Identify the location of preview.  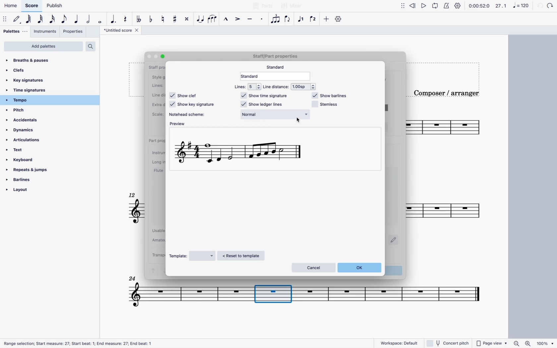
(178, 125).